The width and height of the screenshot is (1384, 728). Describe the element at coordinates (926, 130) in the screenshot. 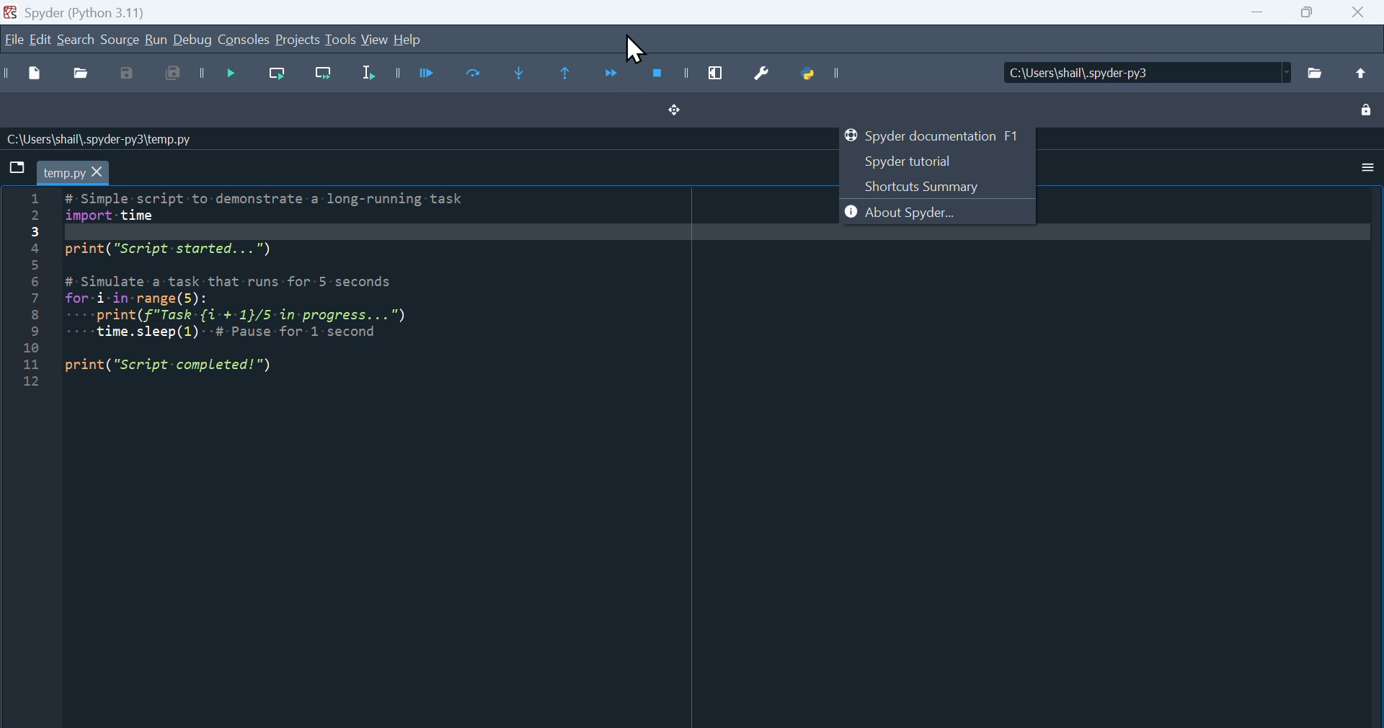

I see `Spyder documentation F1` at that location.